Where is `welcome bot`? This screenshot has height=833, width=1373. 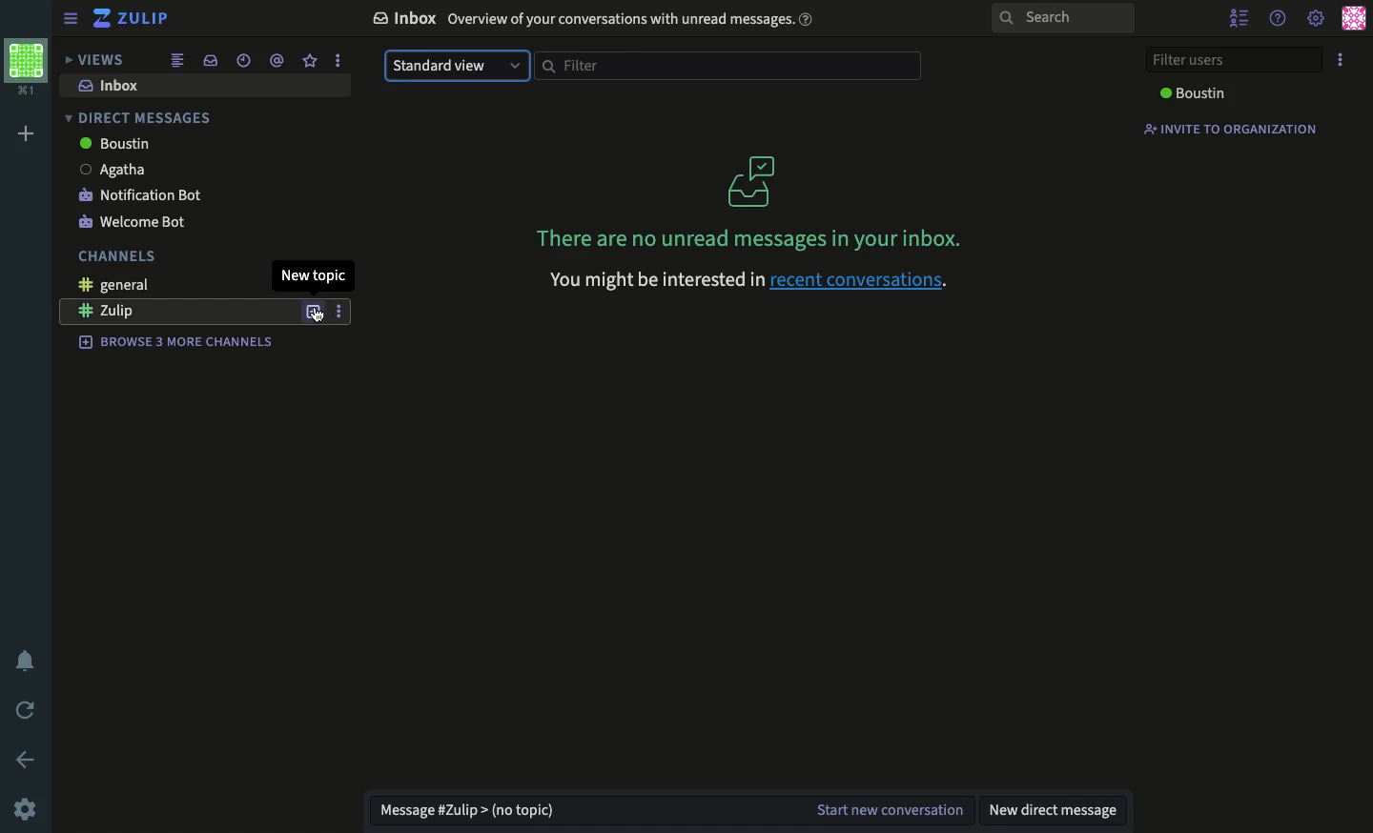
welcome bot is located at coordinates (134, 223).